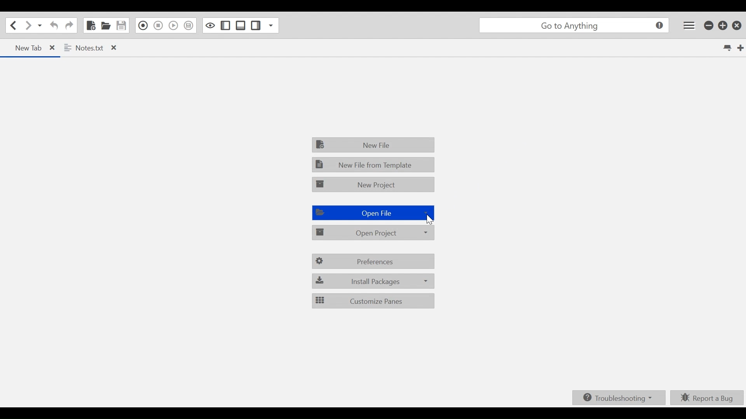 Image resolution: width=746 pixels, height=419 pixels. What do you see at coordinates (106, 26) in the screenshot?
I see `Open` at bounding box center [106, 26].